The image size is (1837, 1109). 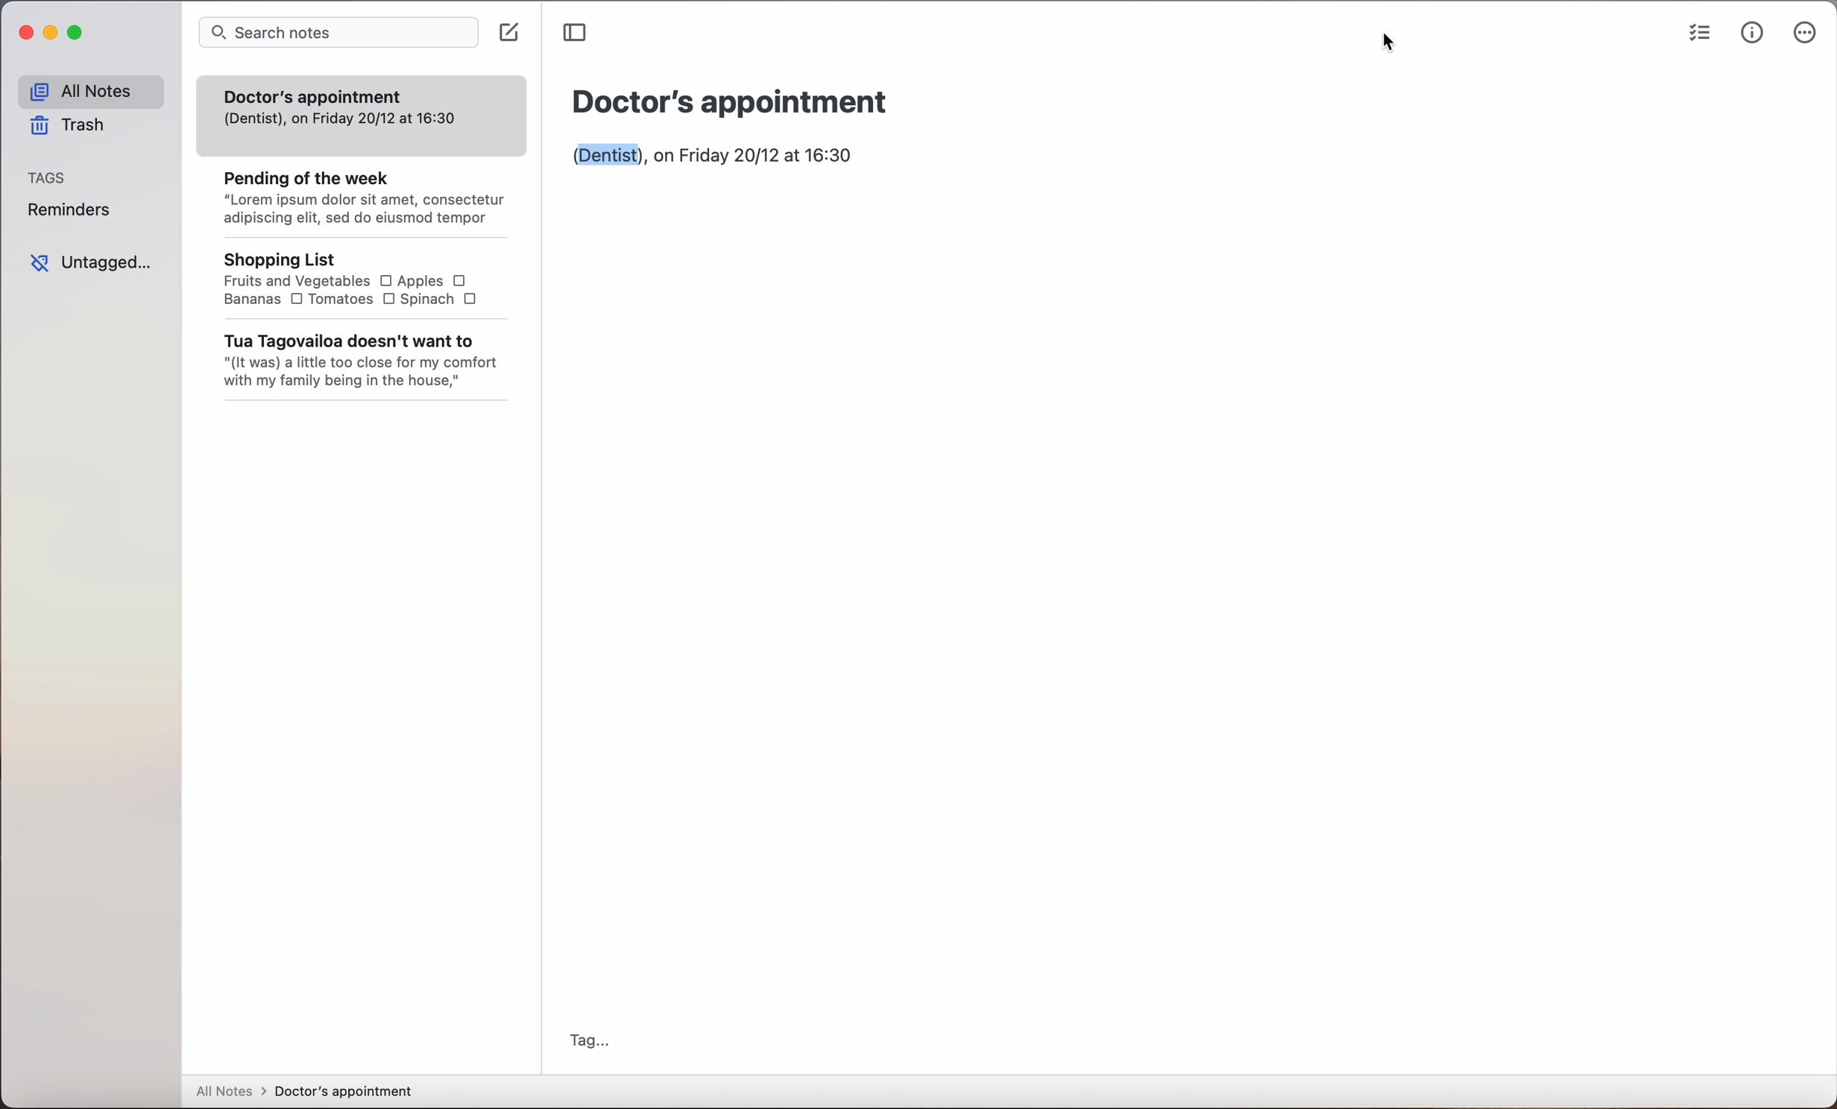 What do you see at coordinates (753, 157) in the screenshot?
I see `On Friday 20/12 at 16:30` at bounding box center [753, 157].